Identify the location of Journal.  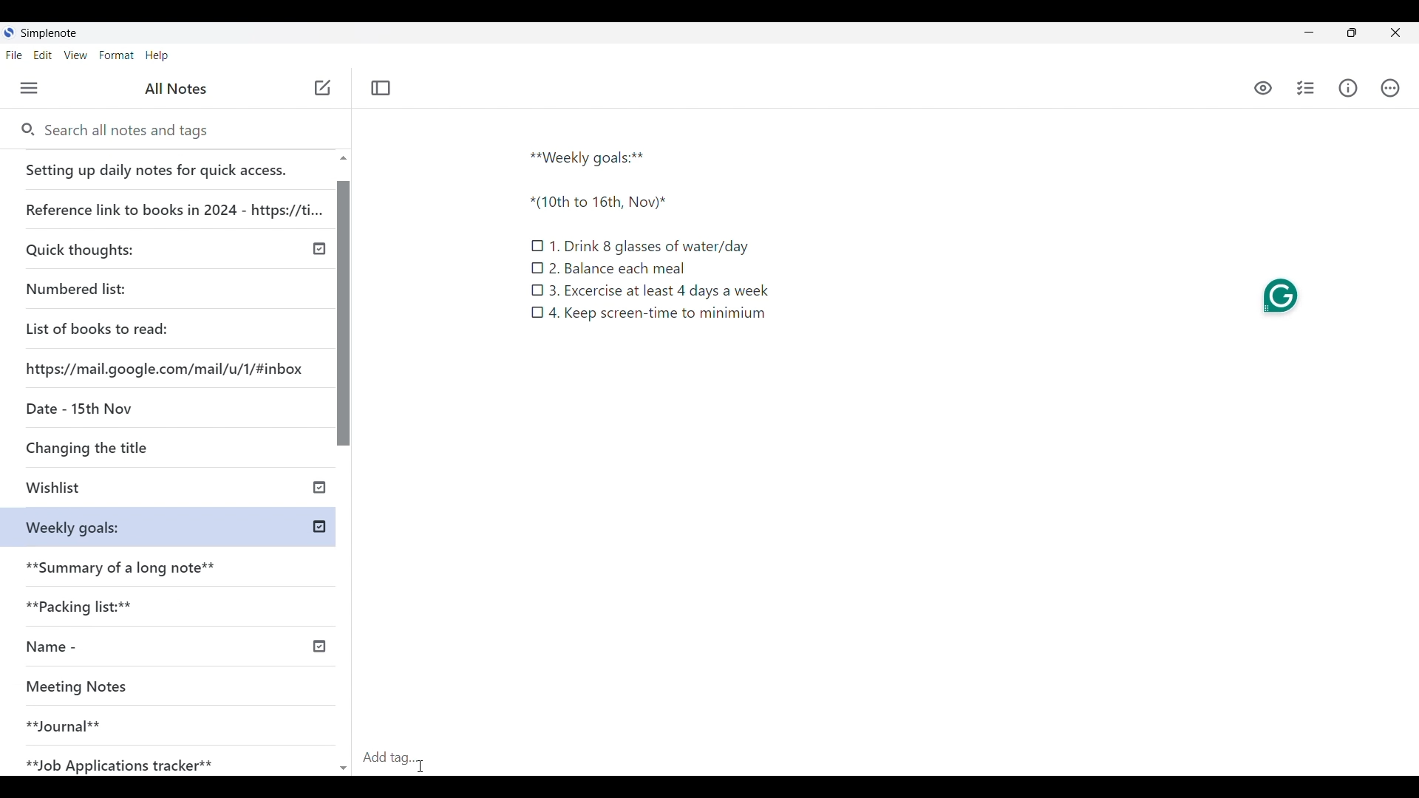
(147, 720).